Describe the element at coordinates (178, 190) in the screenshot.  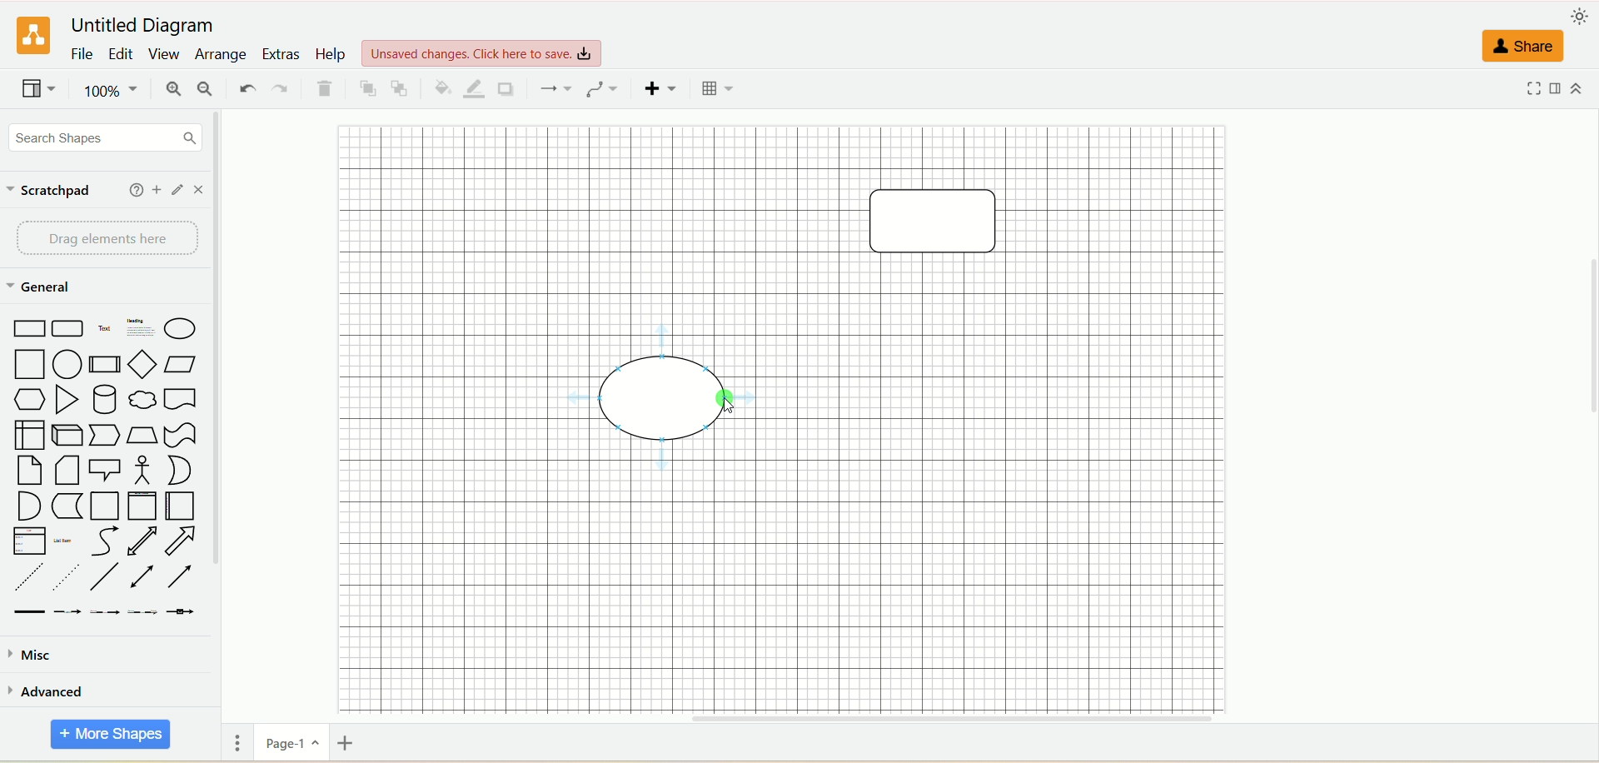
I see `edit` at that location.